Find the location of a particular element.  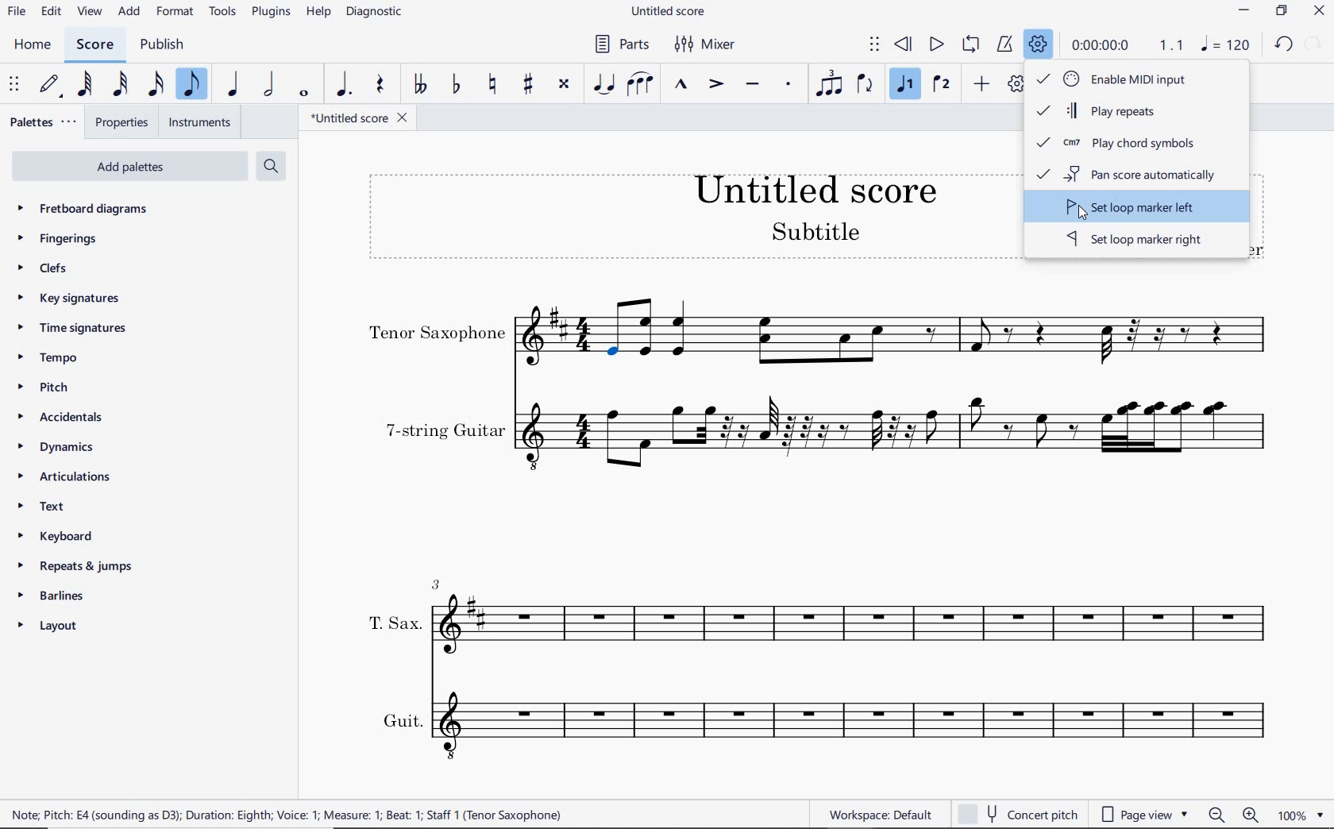

PLAY SPEED is located at coordinates (1130, 44).